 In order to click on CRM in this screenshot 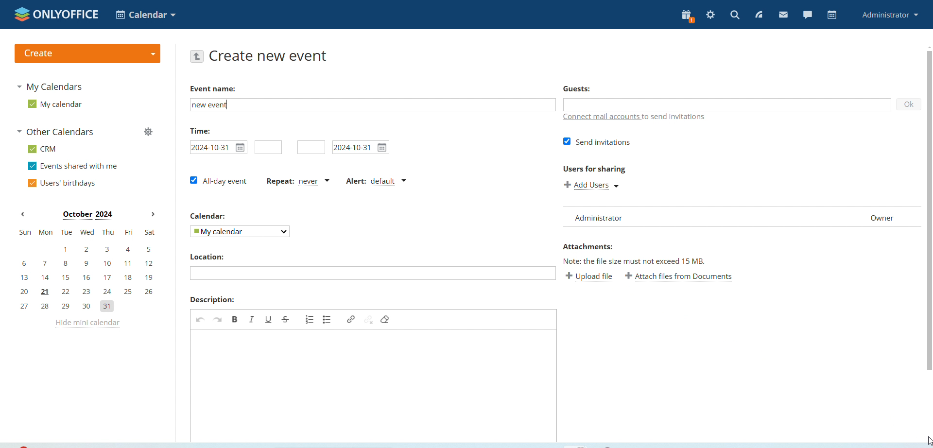, I will do `click(43, 149)`.